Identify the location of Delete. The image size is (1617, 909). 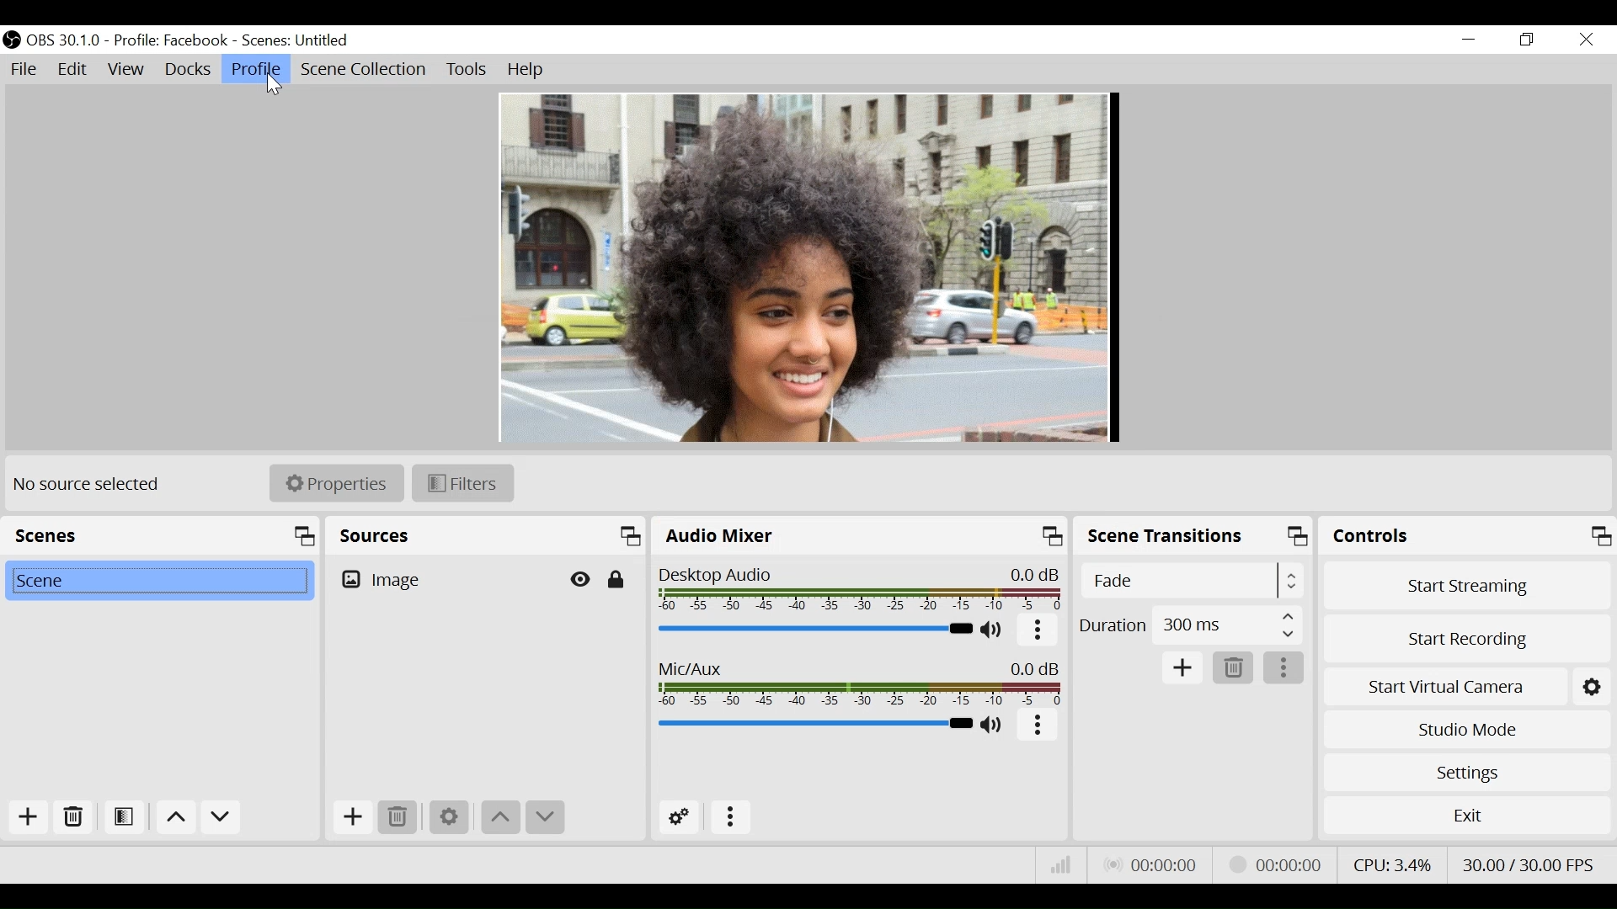
(398, 817).